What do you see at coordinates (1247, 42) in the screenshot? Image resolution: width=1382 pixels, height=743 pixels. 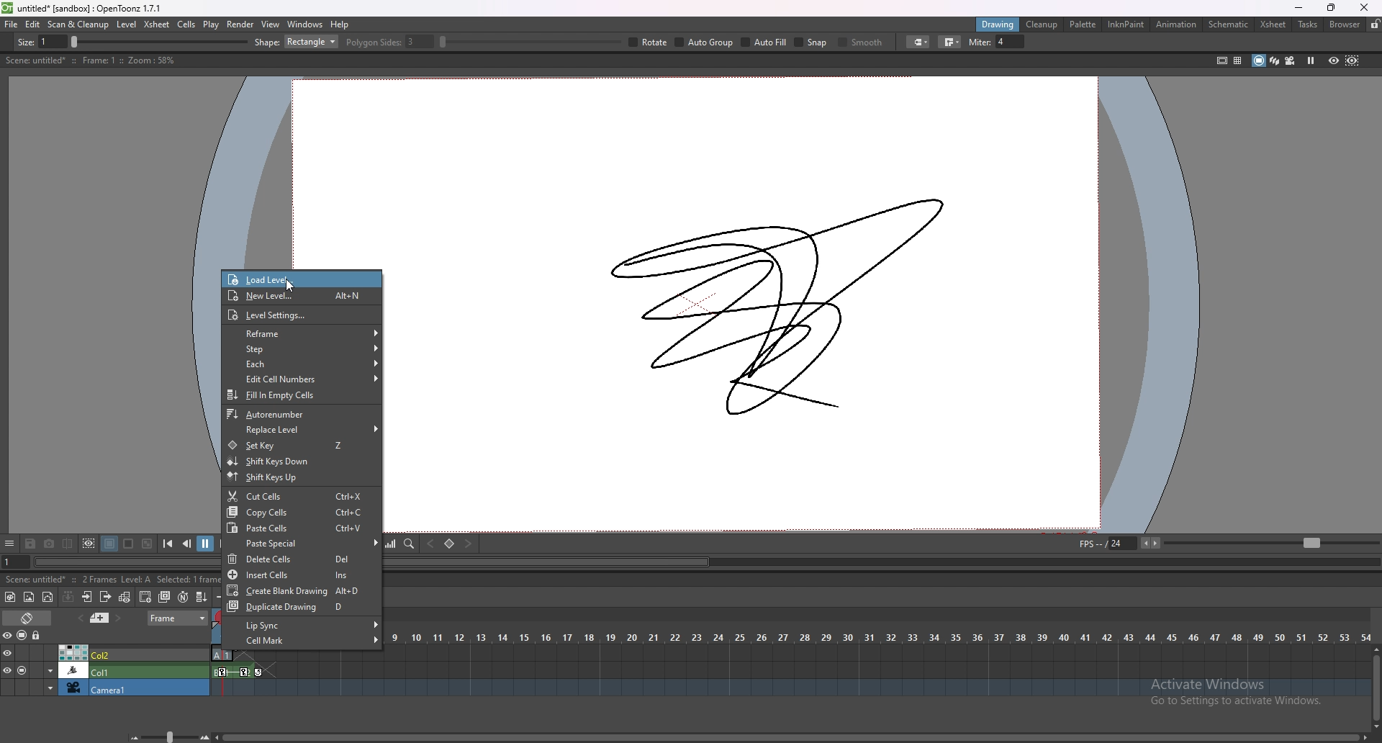 I see `miter` at bounding box center [1247, 42].